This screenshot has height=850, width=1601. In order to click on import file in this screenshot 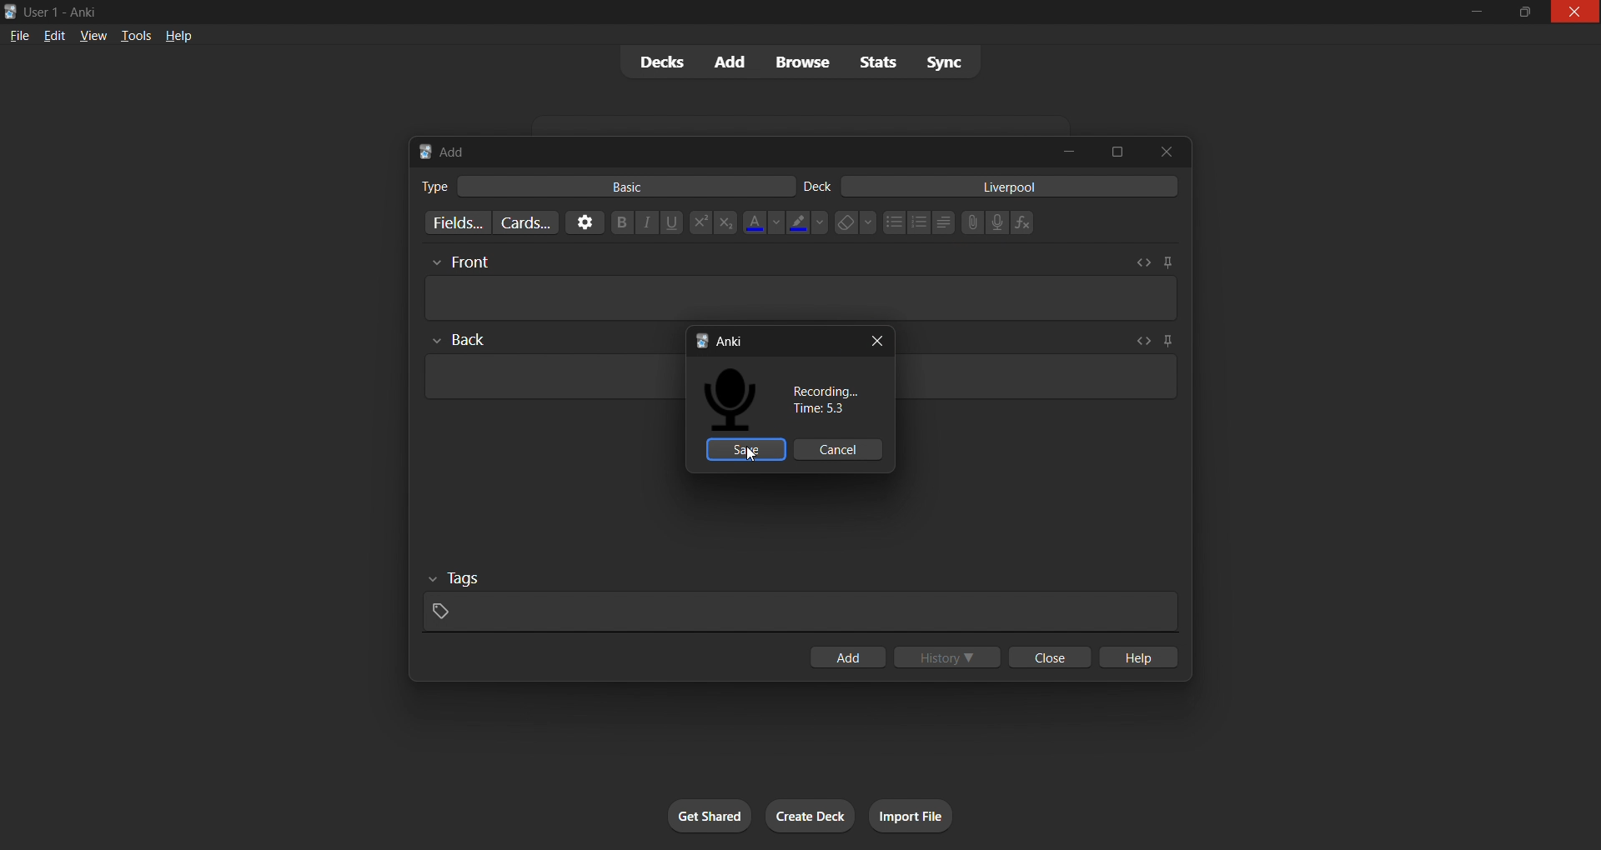, I will do `click(927, 813)`.